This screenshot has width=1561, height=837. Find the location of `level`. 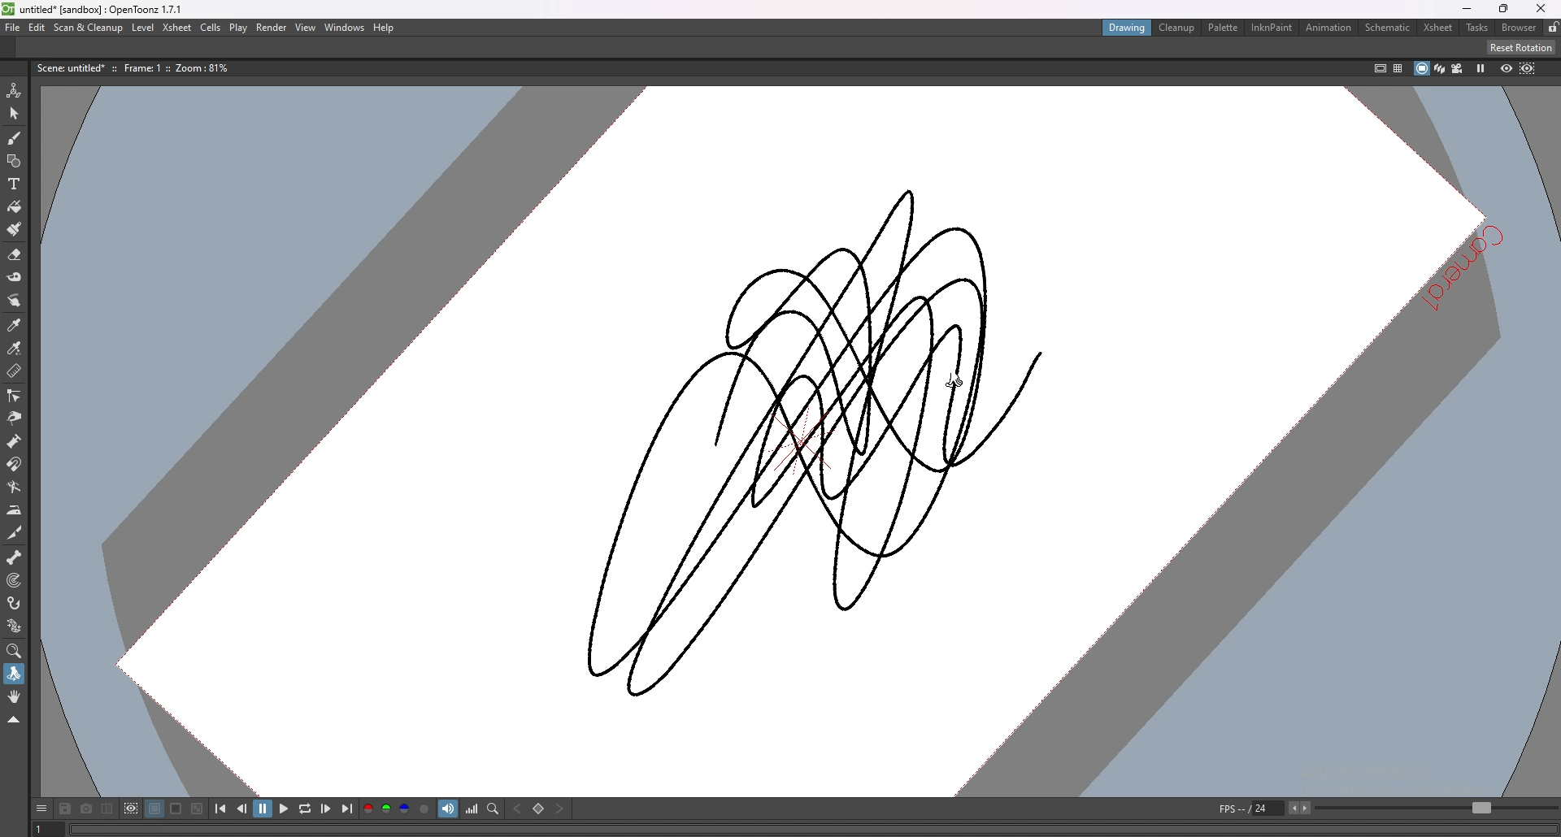

level is located at coordinates (144, 27).